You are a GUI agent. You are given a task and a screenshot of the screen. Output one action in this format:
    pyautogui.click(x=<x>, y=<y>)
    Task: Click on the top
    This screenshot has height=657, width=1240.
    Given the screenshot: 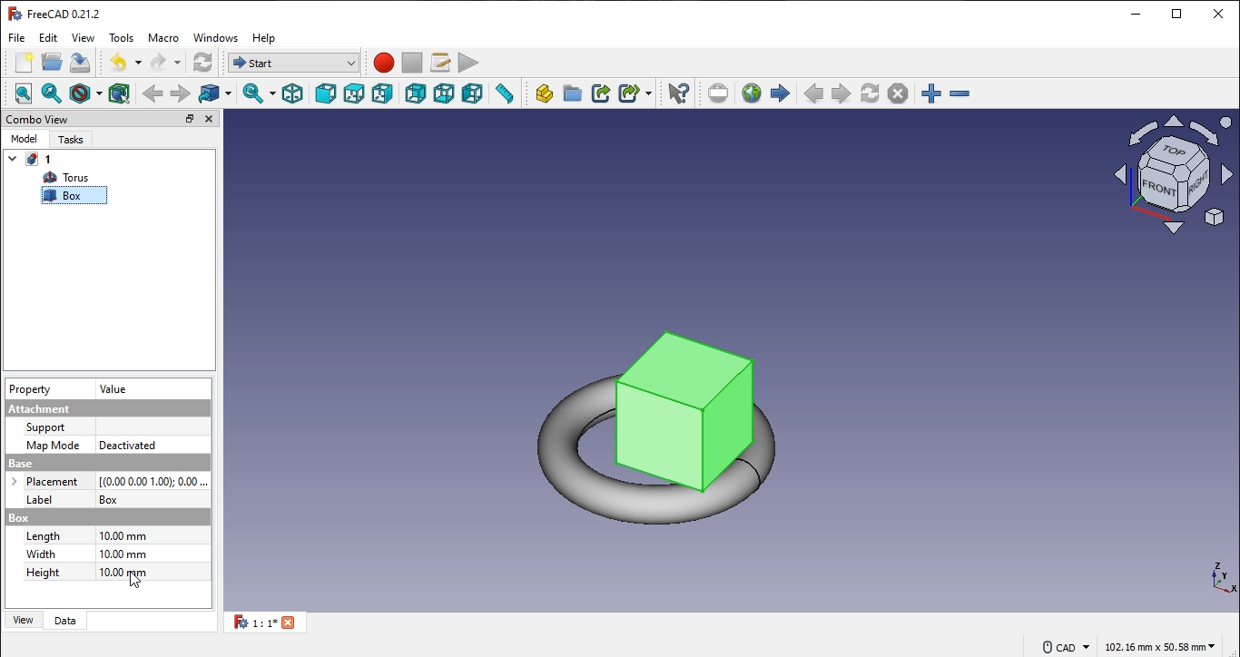 What is the action you would take?
    pyautogui.click(x=355, y=94)
    